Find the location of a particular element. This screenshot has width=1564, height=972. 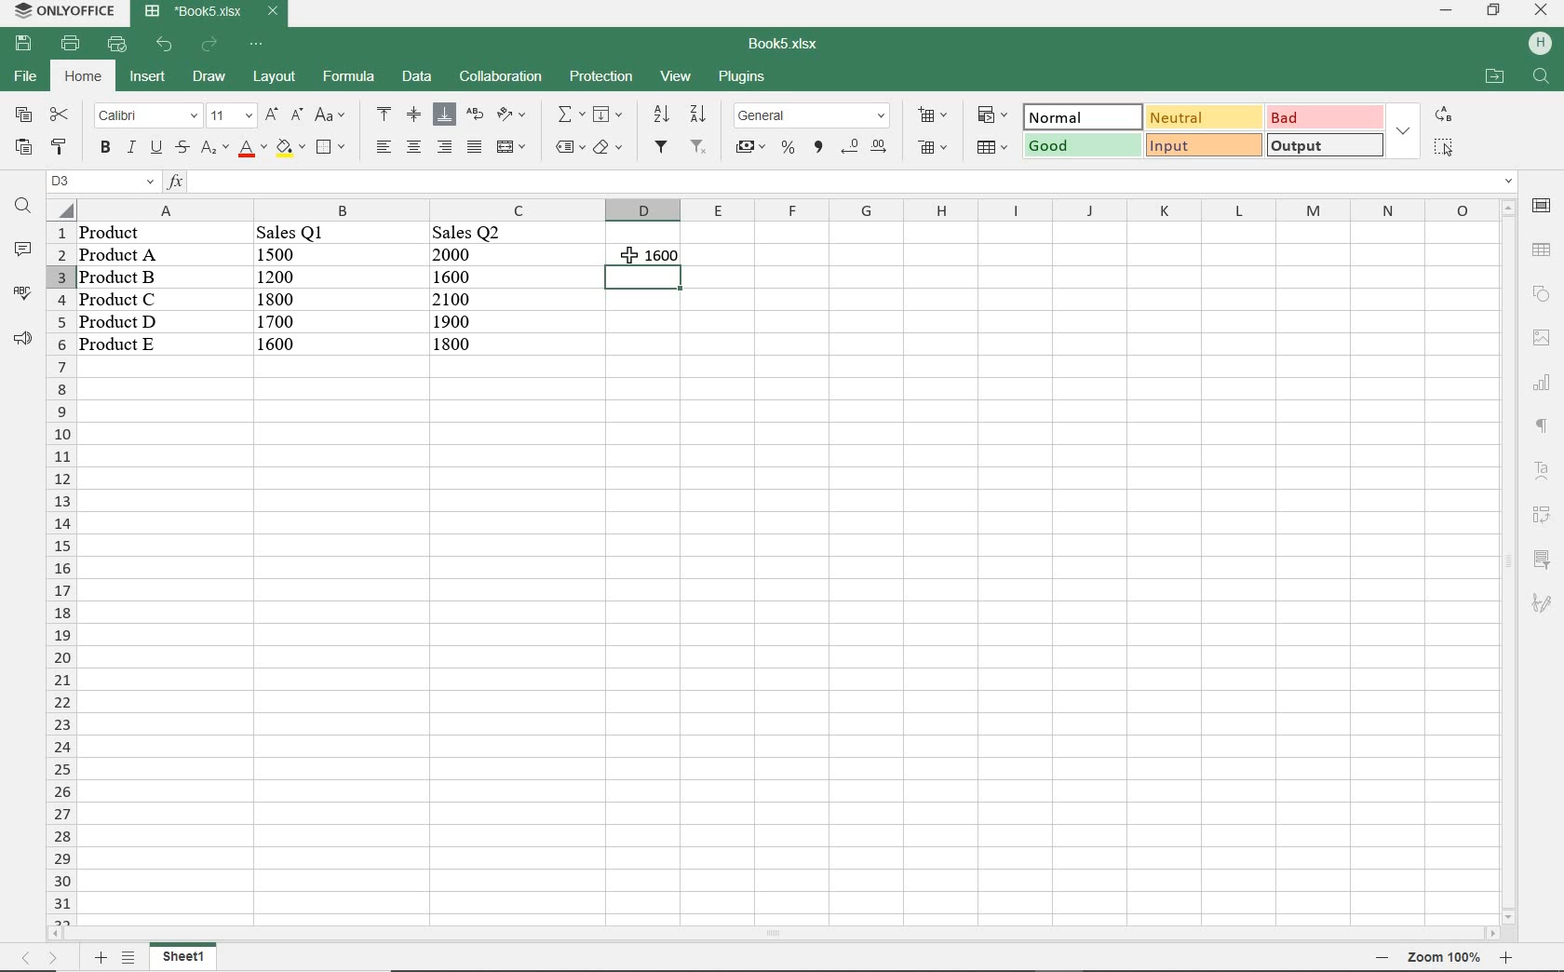

formula is located at coordinates (349, 76).